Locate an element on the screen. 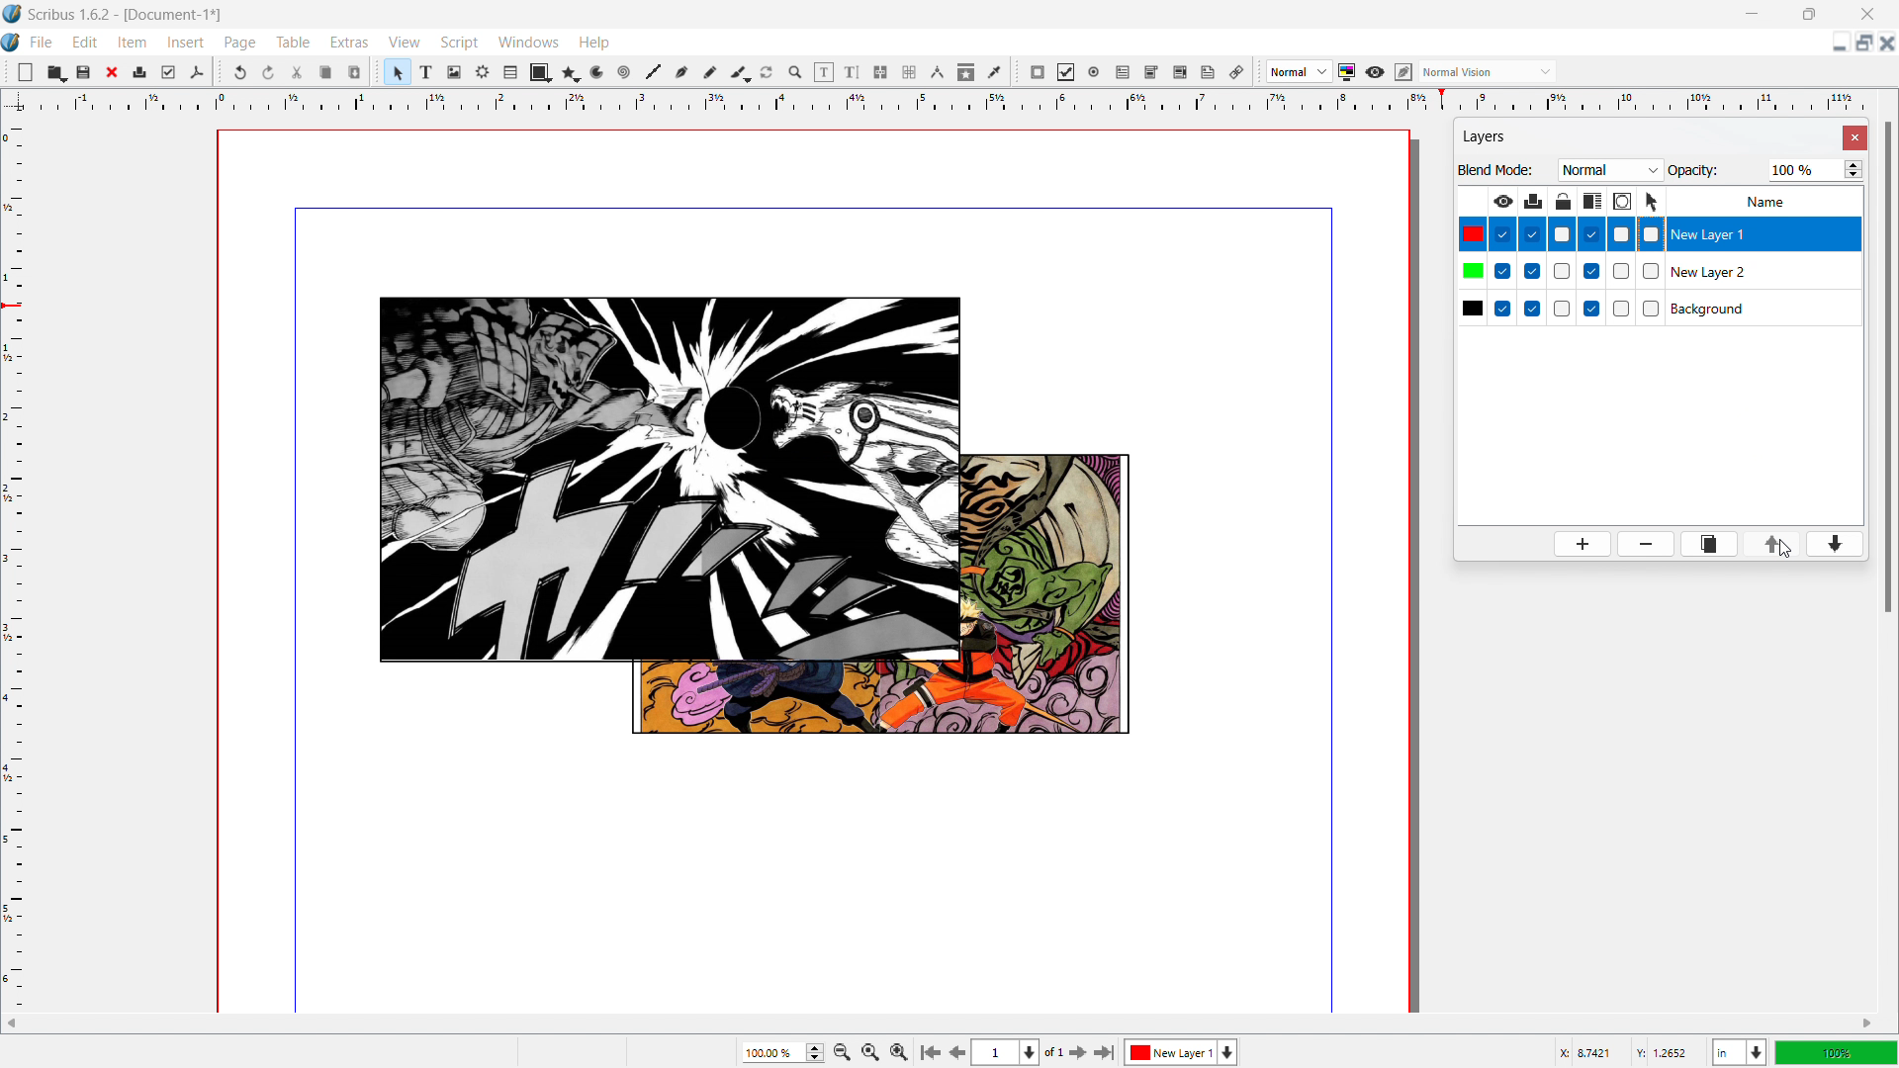  save as pdf is located at coordinates (196, 72).